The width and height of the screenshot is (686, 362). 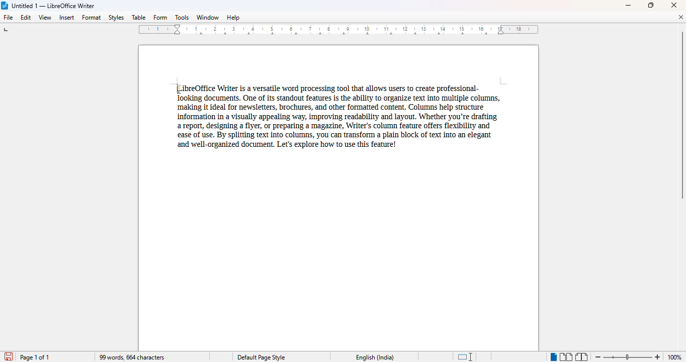 I want to click on minimize, so click(x=628, y=6).